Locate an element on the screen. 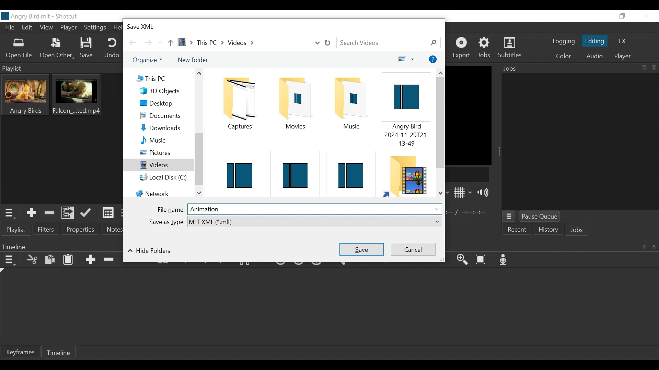  Record audio is located at coordinates (504, 260).